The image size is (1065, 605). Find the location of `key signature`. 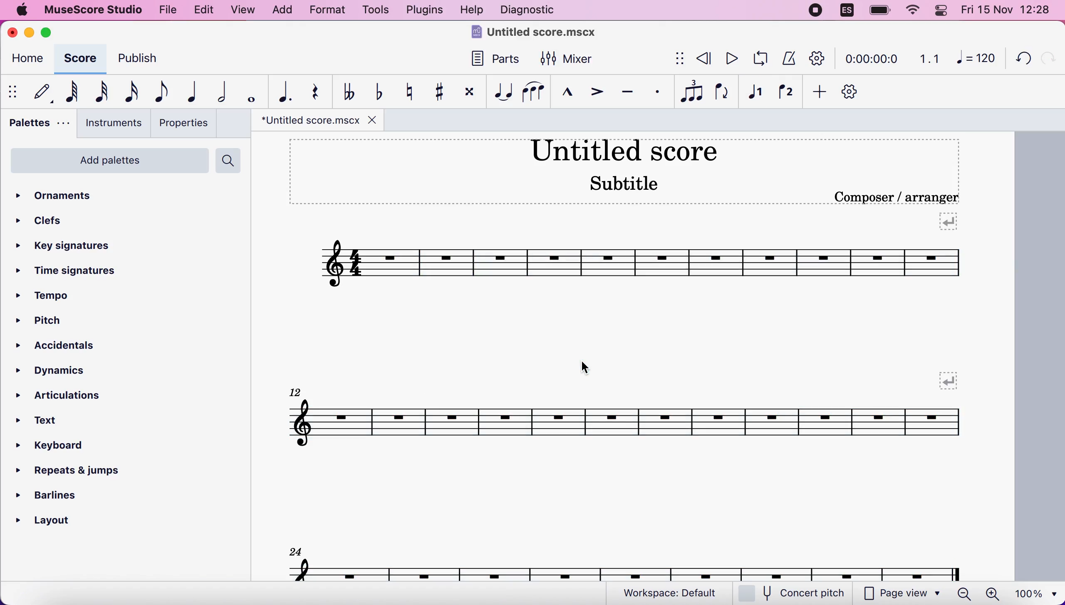

key signature is located at coordinates (72, 247).